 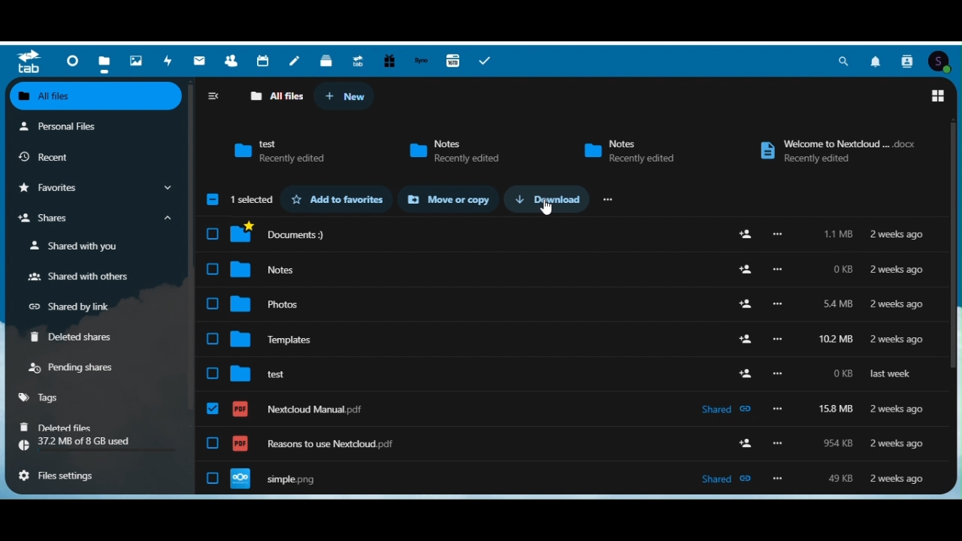 I want to click on Vertical scrollbar, so click(x=190, y=247).